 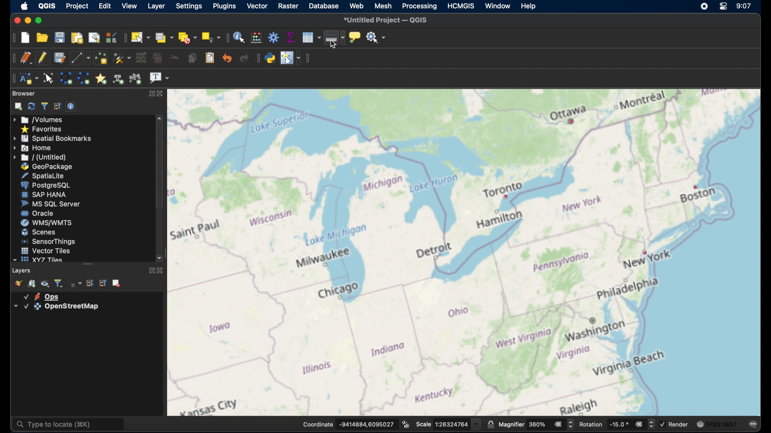 I want to click on vector toolbar, so click(x=309, y=59).